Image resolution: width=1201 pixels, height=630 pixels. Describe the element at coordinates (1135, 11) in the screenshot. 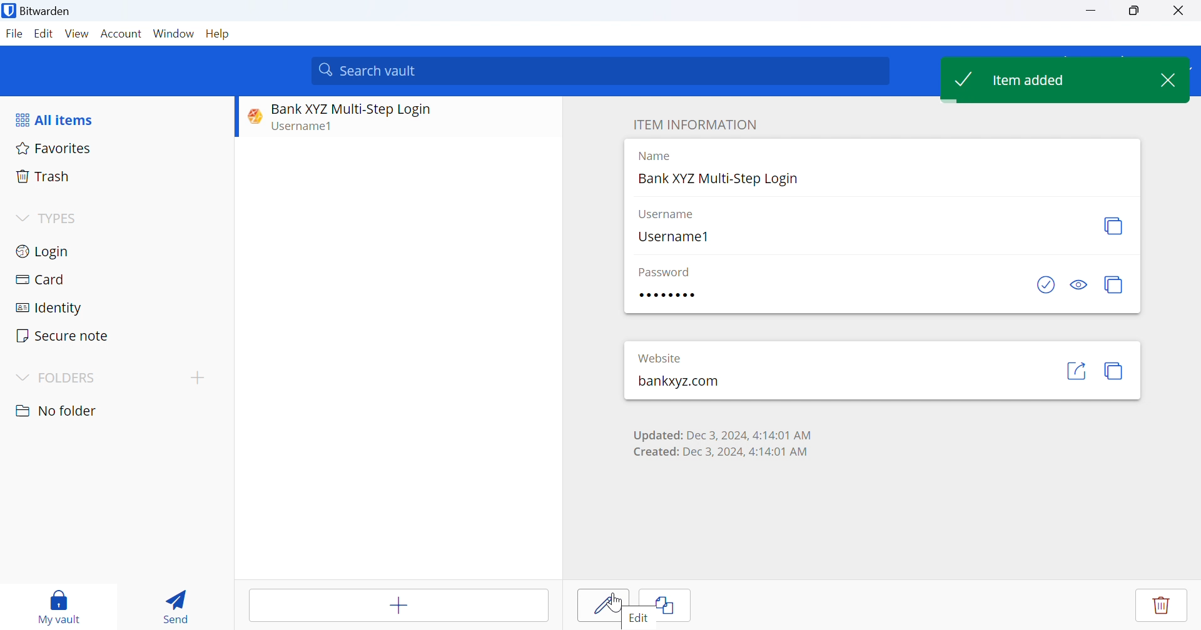

I see `Restore Down` at that location.